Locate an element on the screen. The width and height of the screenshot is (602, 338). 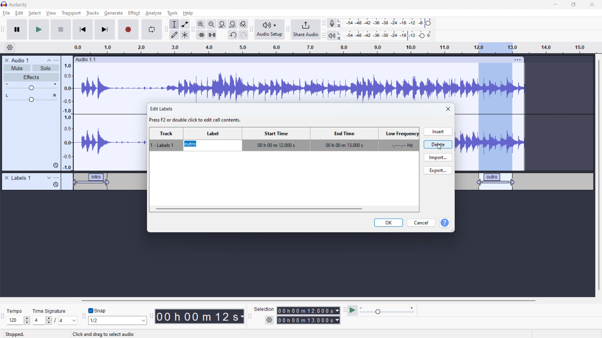
expand is located at coordinates (49, 178).